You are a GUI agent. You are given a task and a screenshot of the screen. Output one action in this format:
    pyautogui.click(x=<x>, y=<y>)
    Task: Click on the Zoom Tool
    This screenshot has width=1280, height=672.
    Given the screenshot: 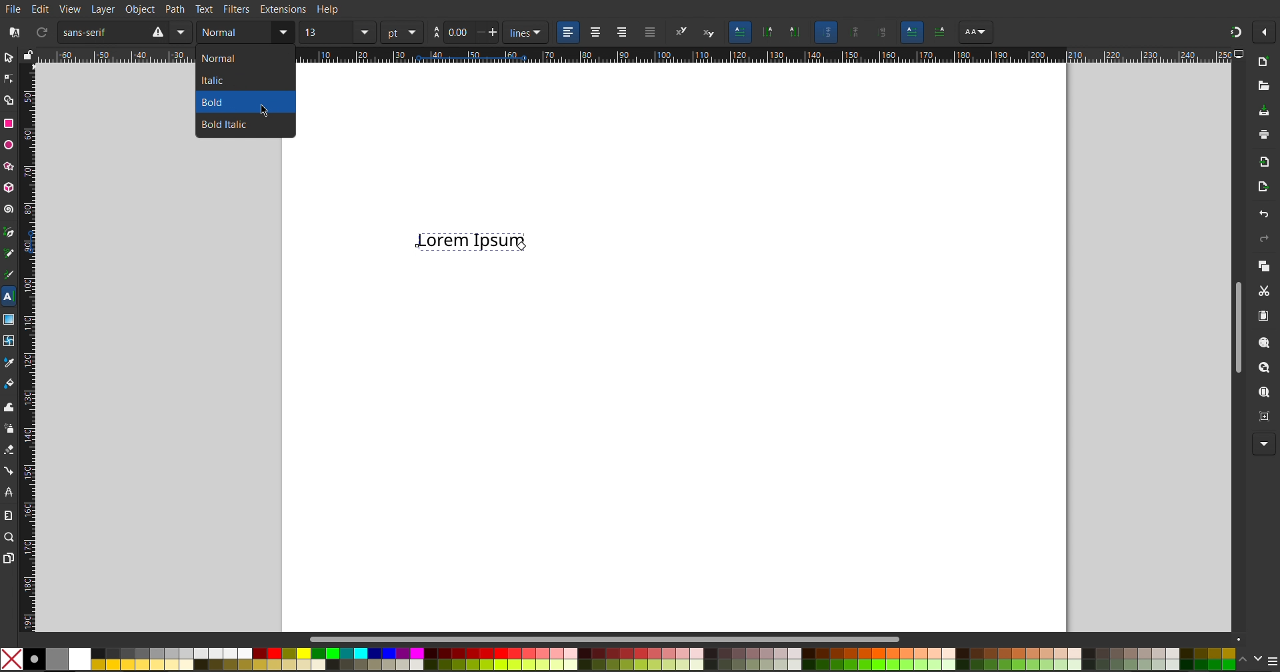 What is the action you would take?
    pyautogui.click(x=11, y=538)
    